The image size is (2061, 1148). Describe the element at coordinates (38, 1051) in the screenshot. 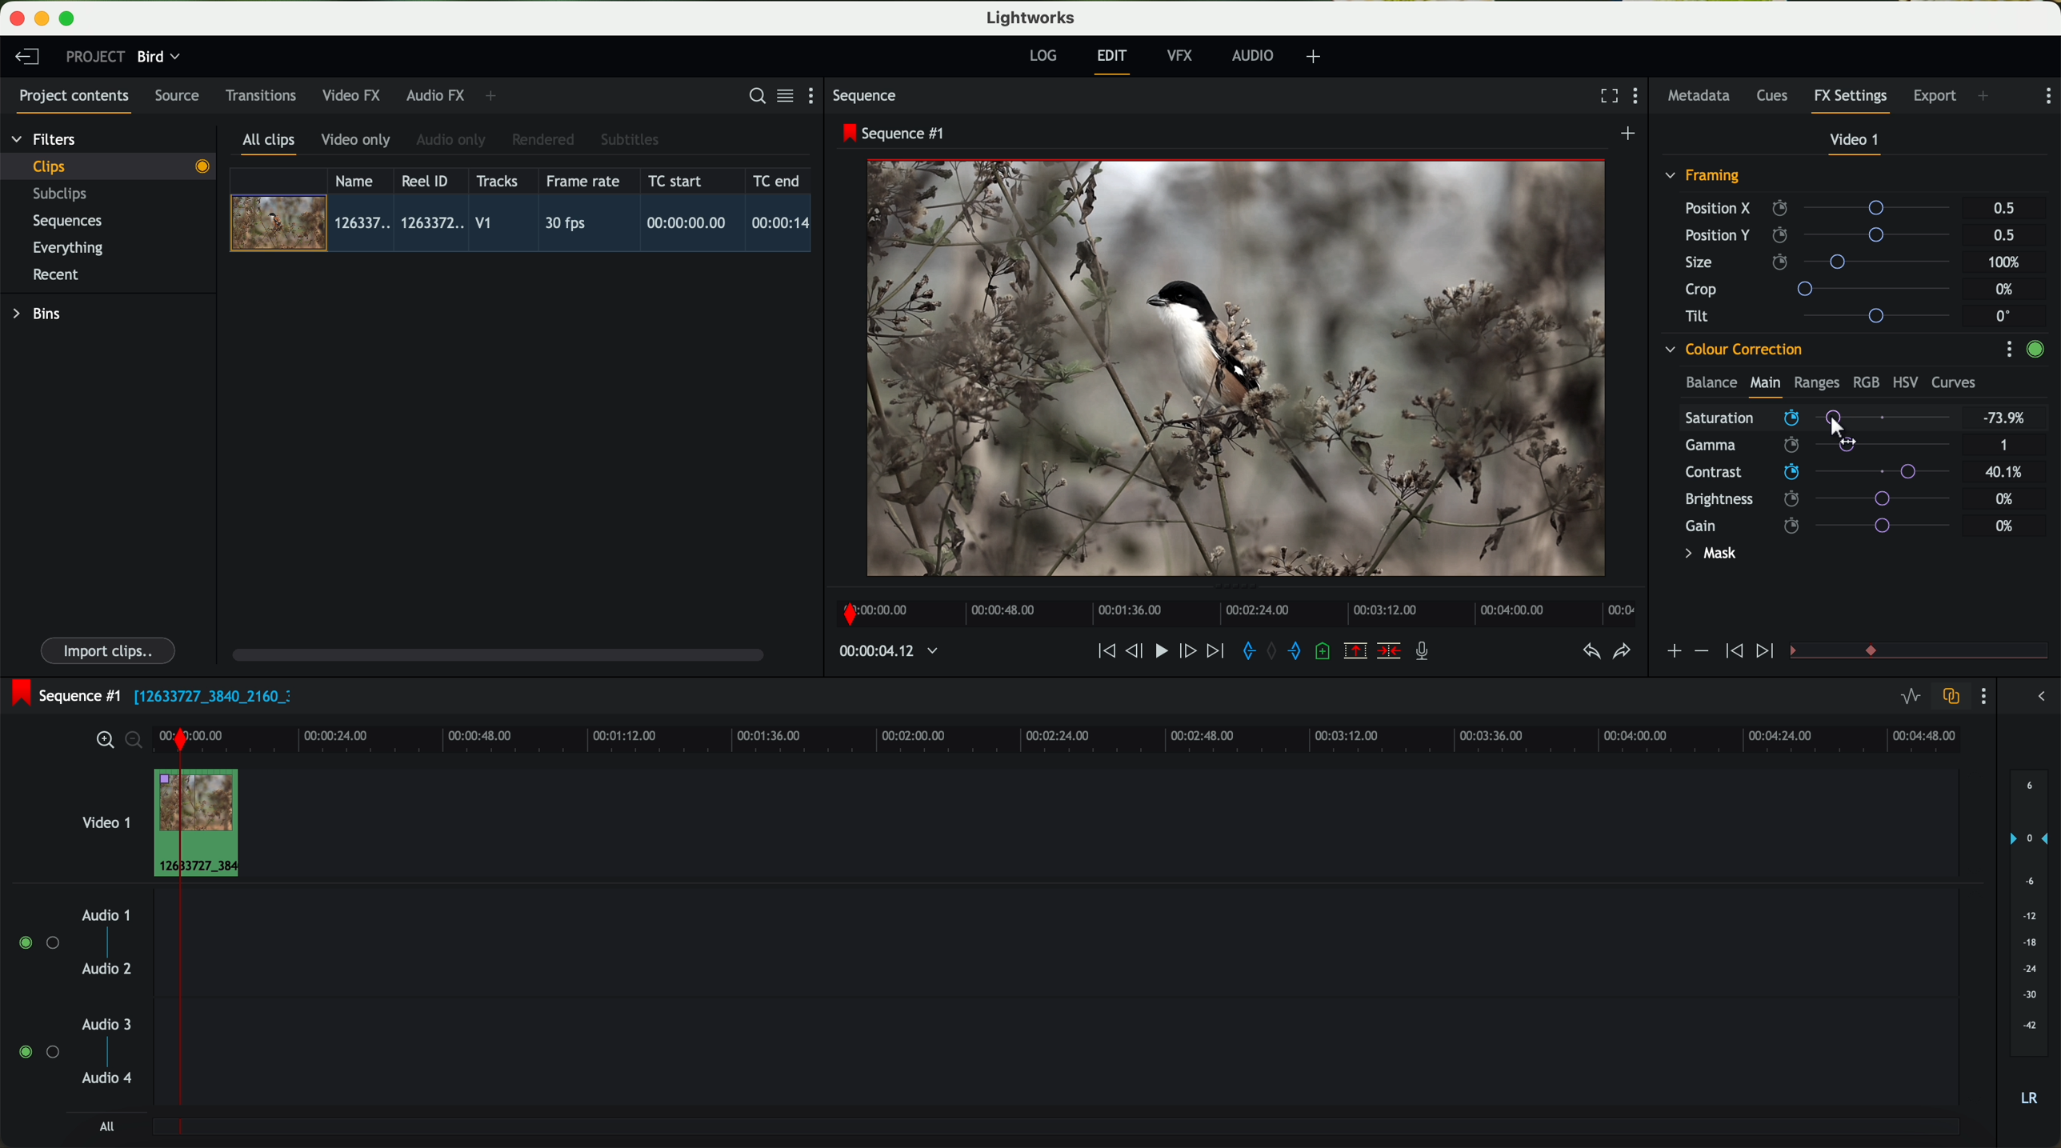

I see `enable audio` at that location.